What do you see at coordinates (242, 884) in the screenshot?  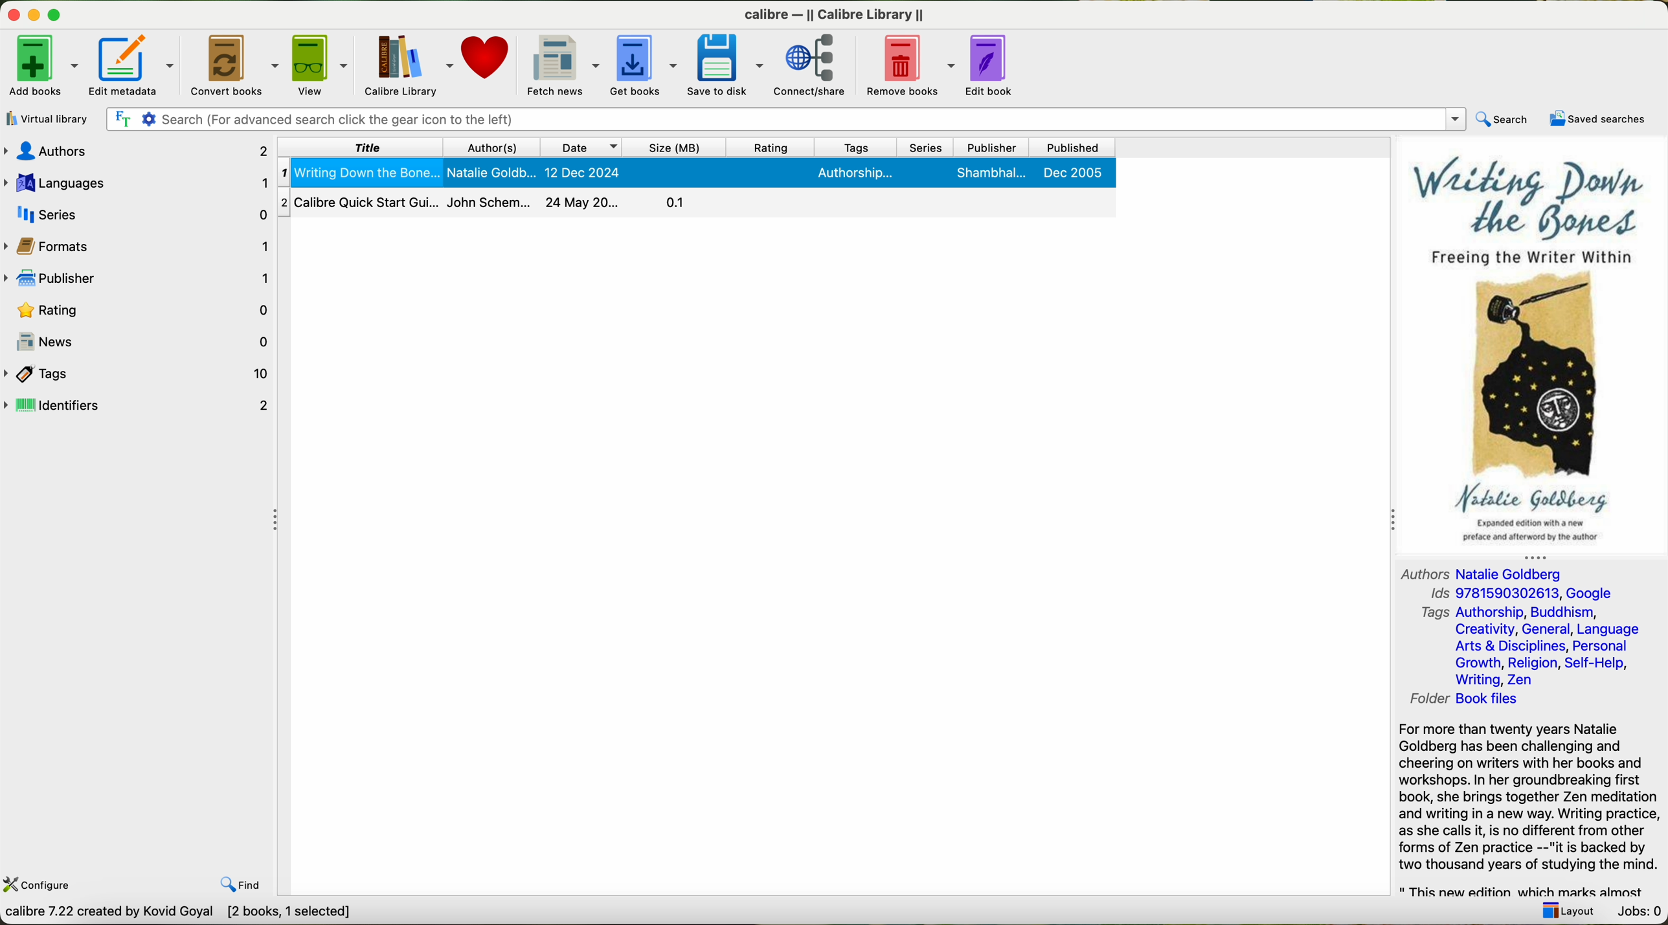 I see `find` at bounding box center [242, 884].